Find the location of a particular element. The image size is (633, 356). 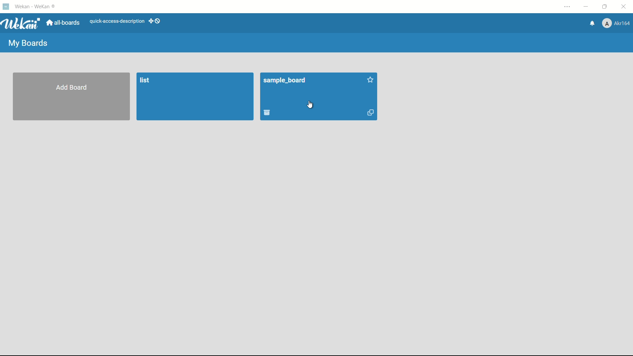

minimize is located at coordinates (587, 7).